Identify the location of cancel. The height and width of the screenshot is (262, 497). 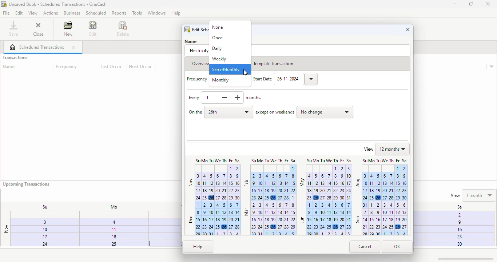
(365, 247).